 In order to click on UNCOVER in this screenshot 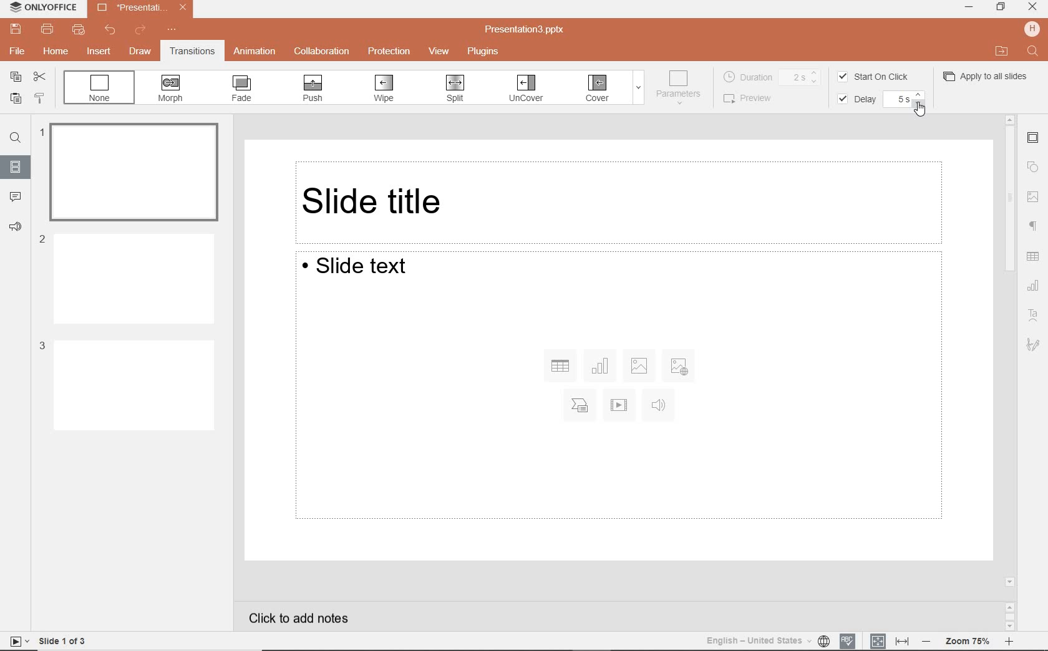, I will do `click(525, 90)`.